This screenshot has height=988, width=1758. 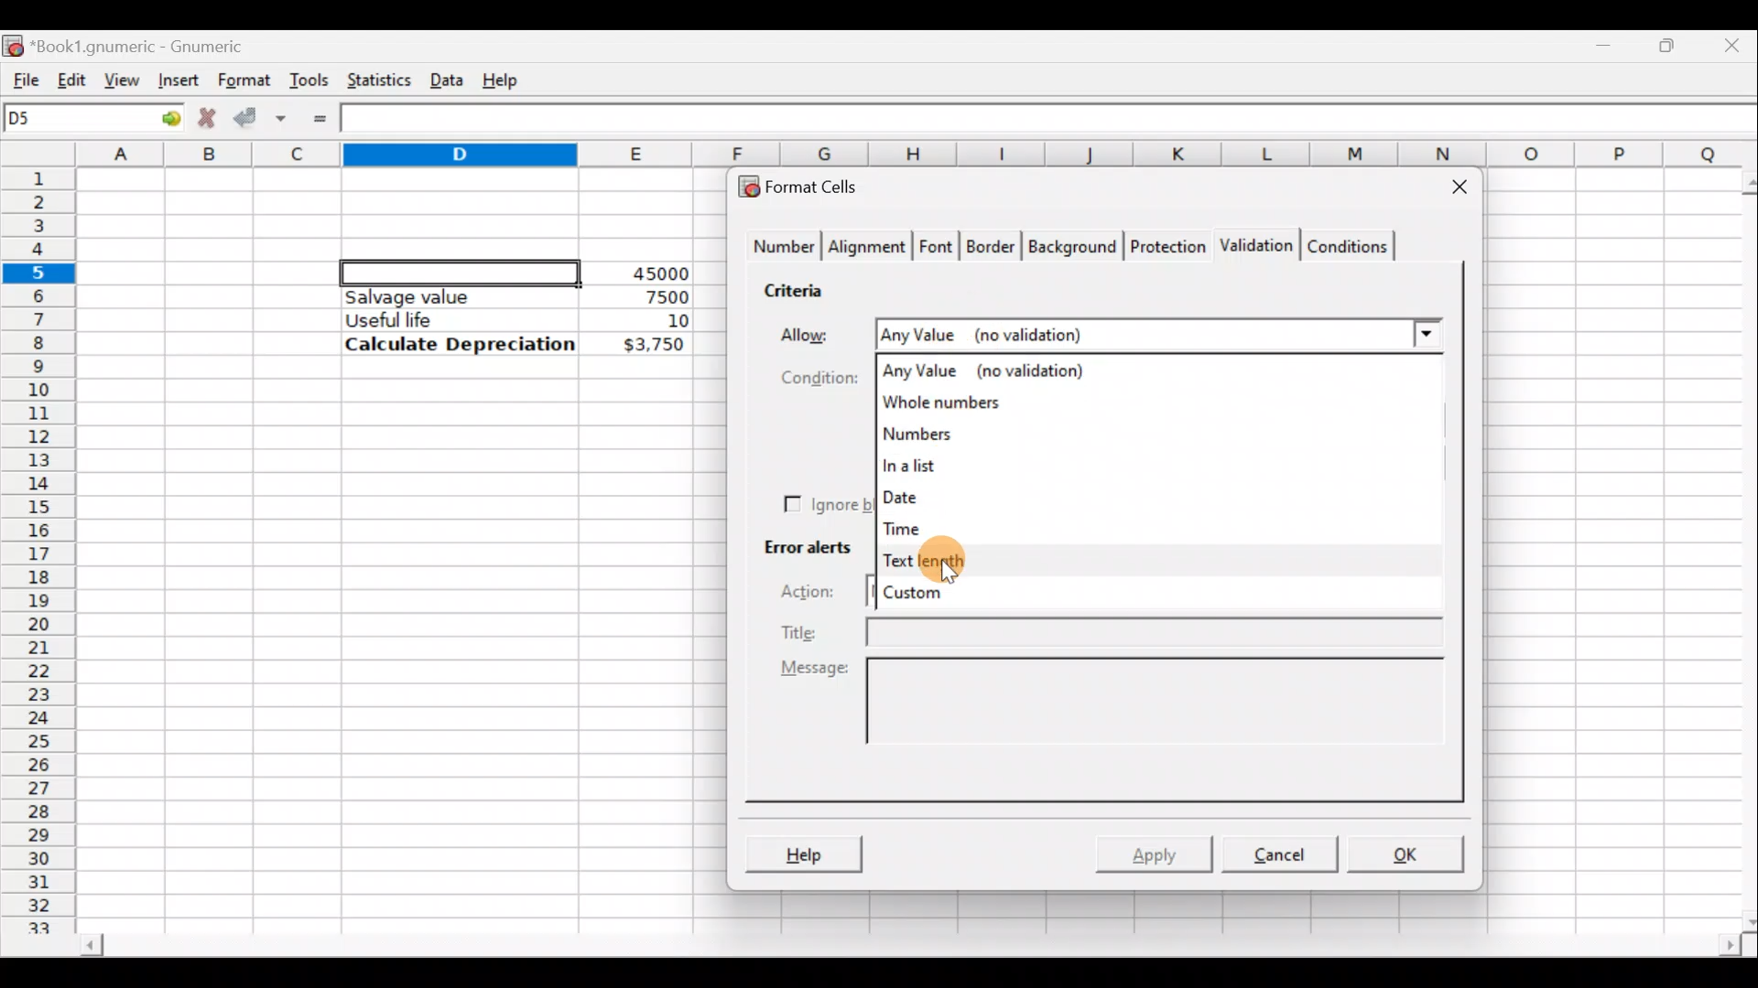 I want to click on Conditions, so click(x=1347, y=245).